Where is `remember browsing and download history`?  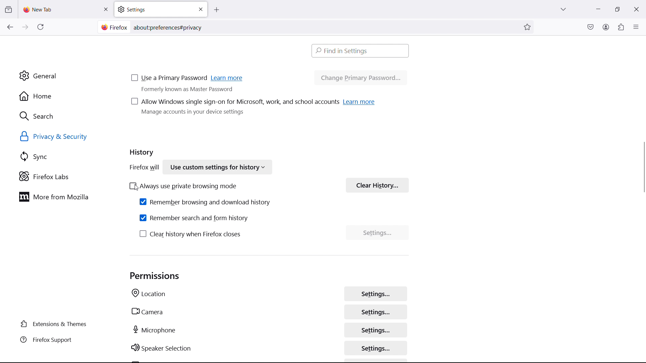 remember browsing and download history is located at coordinates (205, 202).